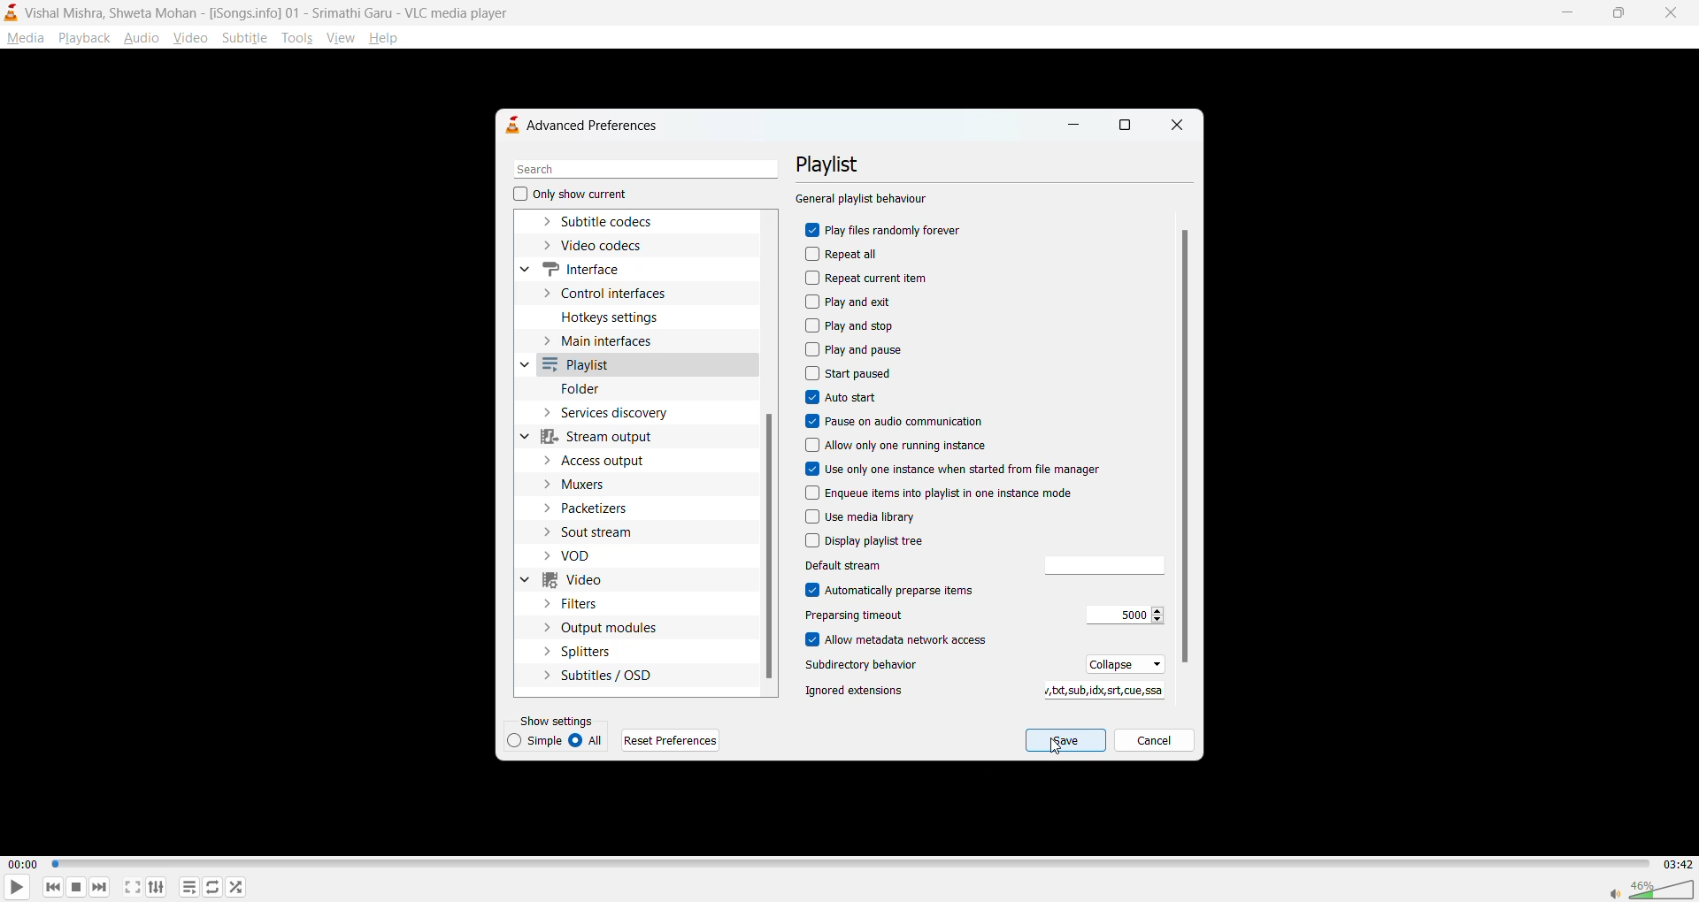  Describe the element at coordinates (875, 565) in the screenshot. I see `default stream` at that location.